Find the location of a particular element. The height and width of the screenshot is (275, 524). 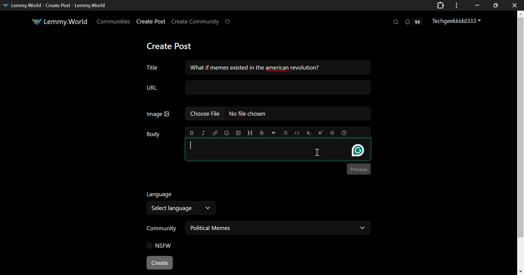

Insert Emoji is located at coordinates (227, 132).